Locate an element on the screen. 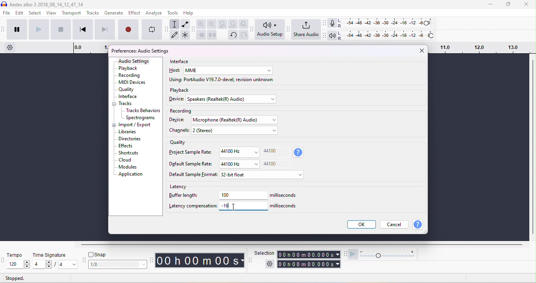 The image size is (536, 283). help is located at coordinates (188, 13).